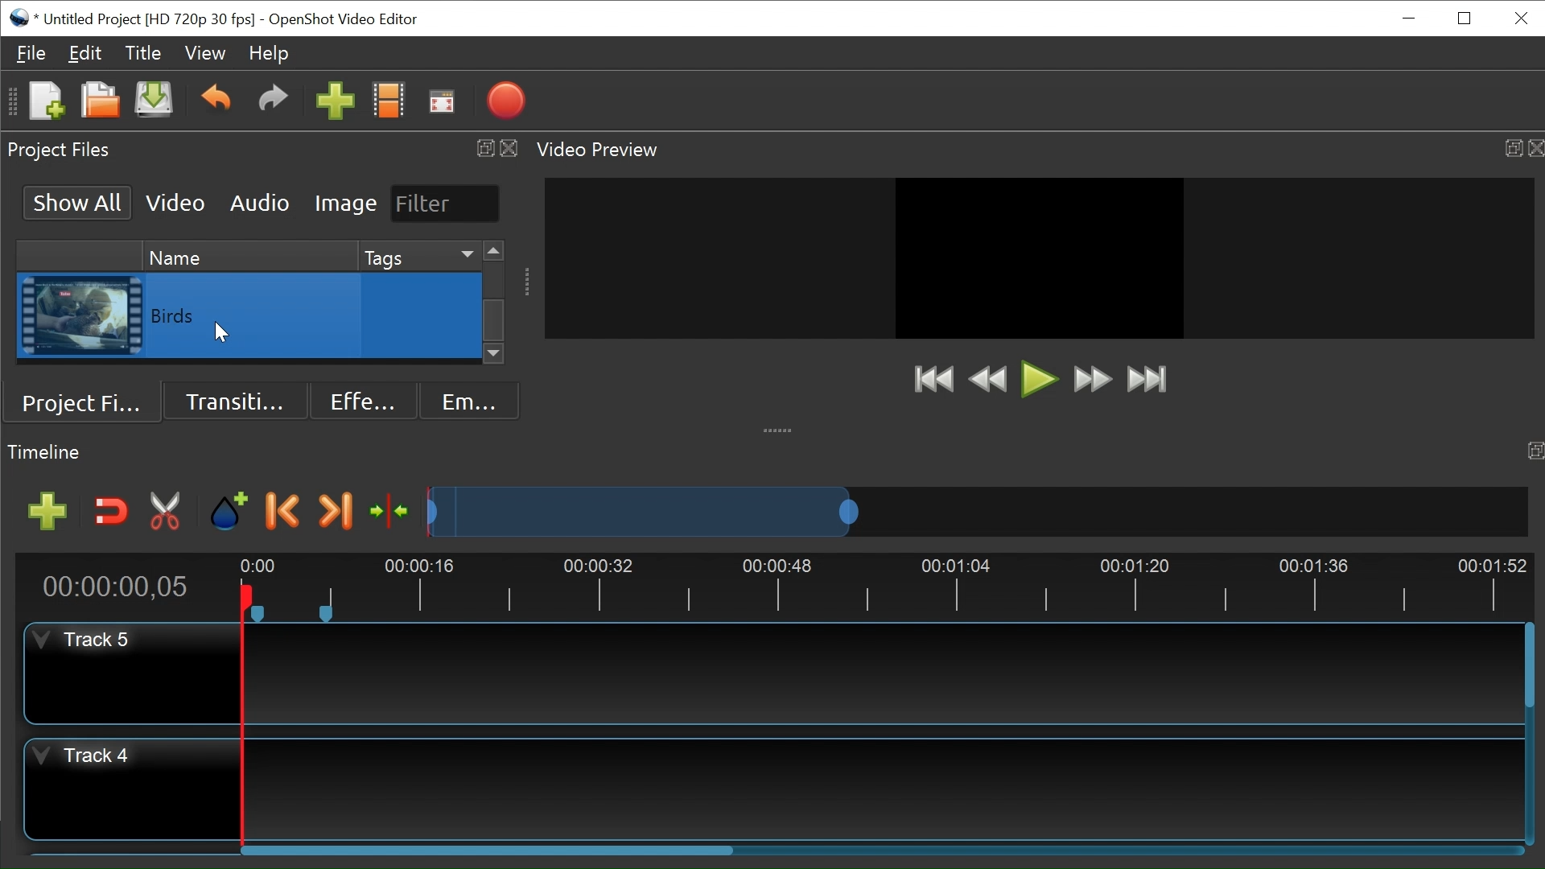 Image resolution: width=1545 pixels, height=869 pixels. I want to click on Horizontal Scroll bar, so click(490, 853).